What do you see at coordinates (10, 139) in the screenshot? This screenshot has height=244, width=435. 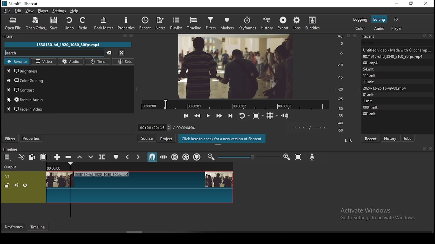 I see `filters` at bounding box center [10, 139].